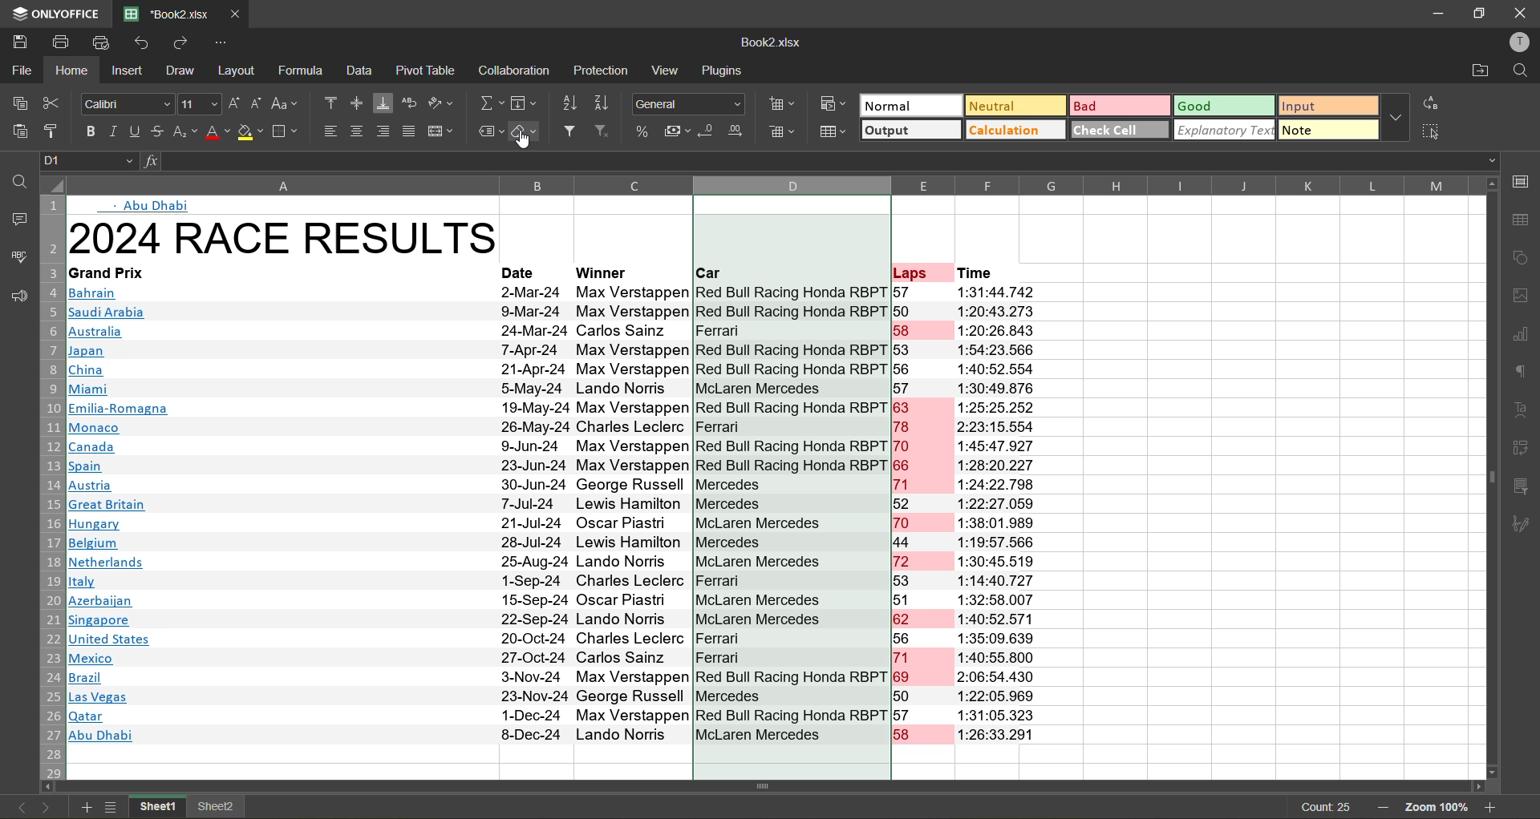 This screenshot has height=819, width=1540. What do you see at coordinates (711, 274) in the screenshot?
I see `Car` at bounding box center [711, 274].